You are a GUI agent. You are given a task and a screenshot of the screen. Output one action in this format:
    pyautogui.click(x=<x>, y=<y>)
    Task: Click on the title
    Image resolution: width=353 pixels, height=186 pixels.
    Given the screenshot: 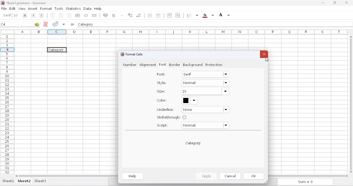 What is the action you would take?
    pyautogui.click(x=26, y=3)
    